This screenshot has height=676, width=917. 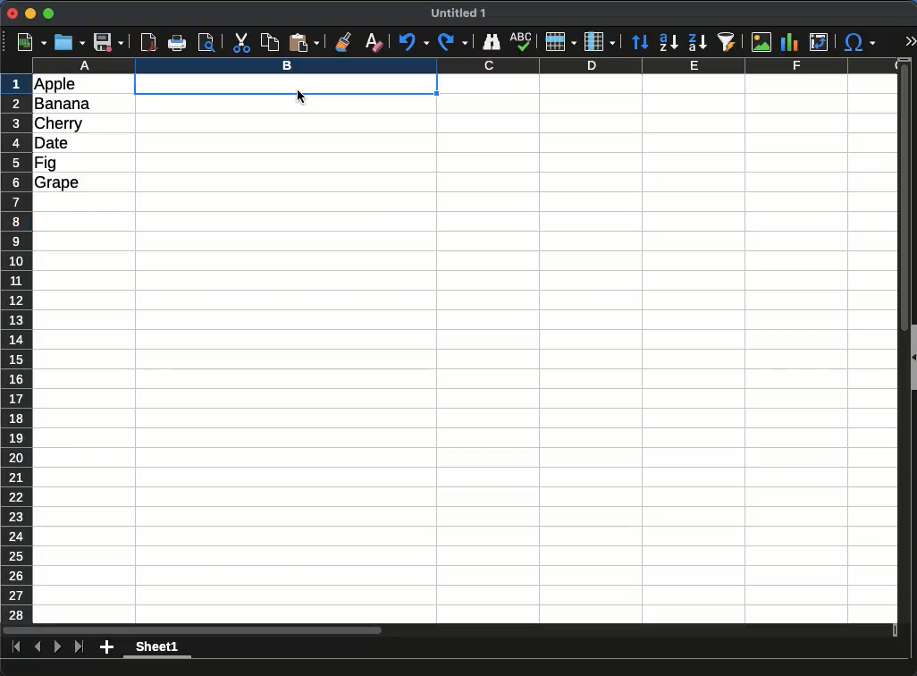 What do you see at coordinates (57, 183) in the screenshot?
I see `grape` at bounding box center [57, 183].